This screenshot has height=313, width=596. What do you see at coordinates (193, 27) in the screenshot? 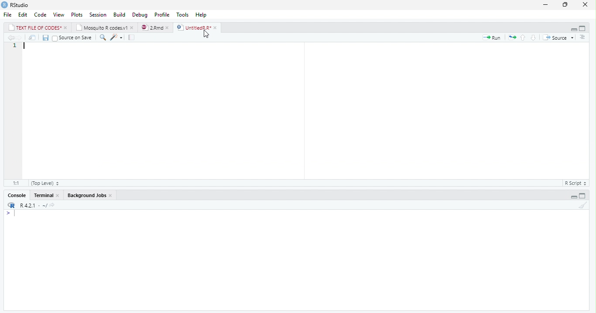
I see `UntitledR.R` at bounding box center [193, 27].